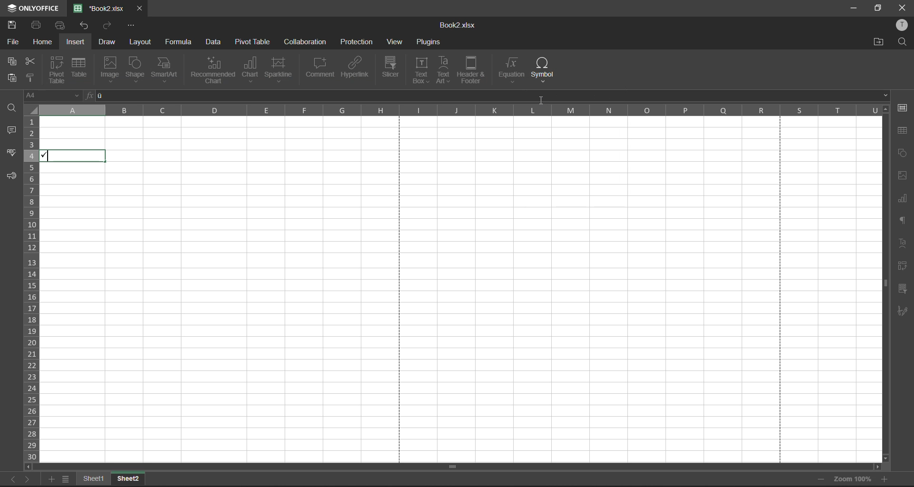  I want to click on pivot table, so click(253, 42).